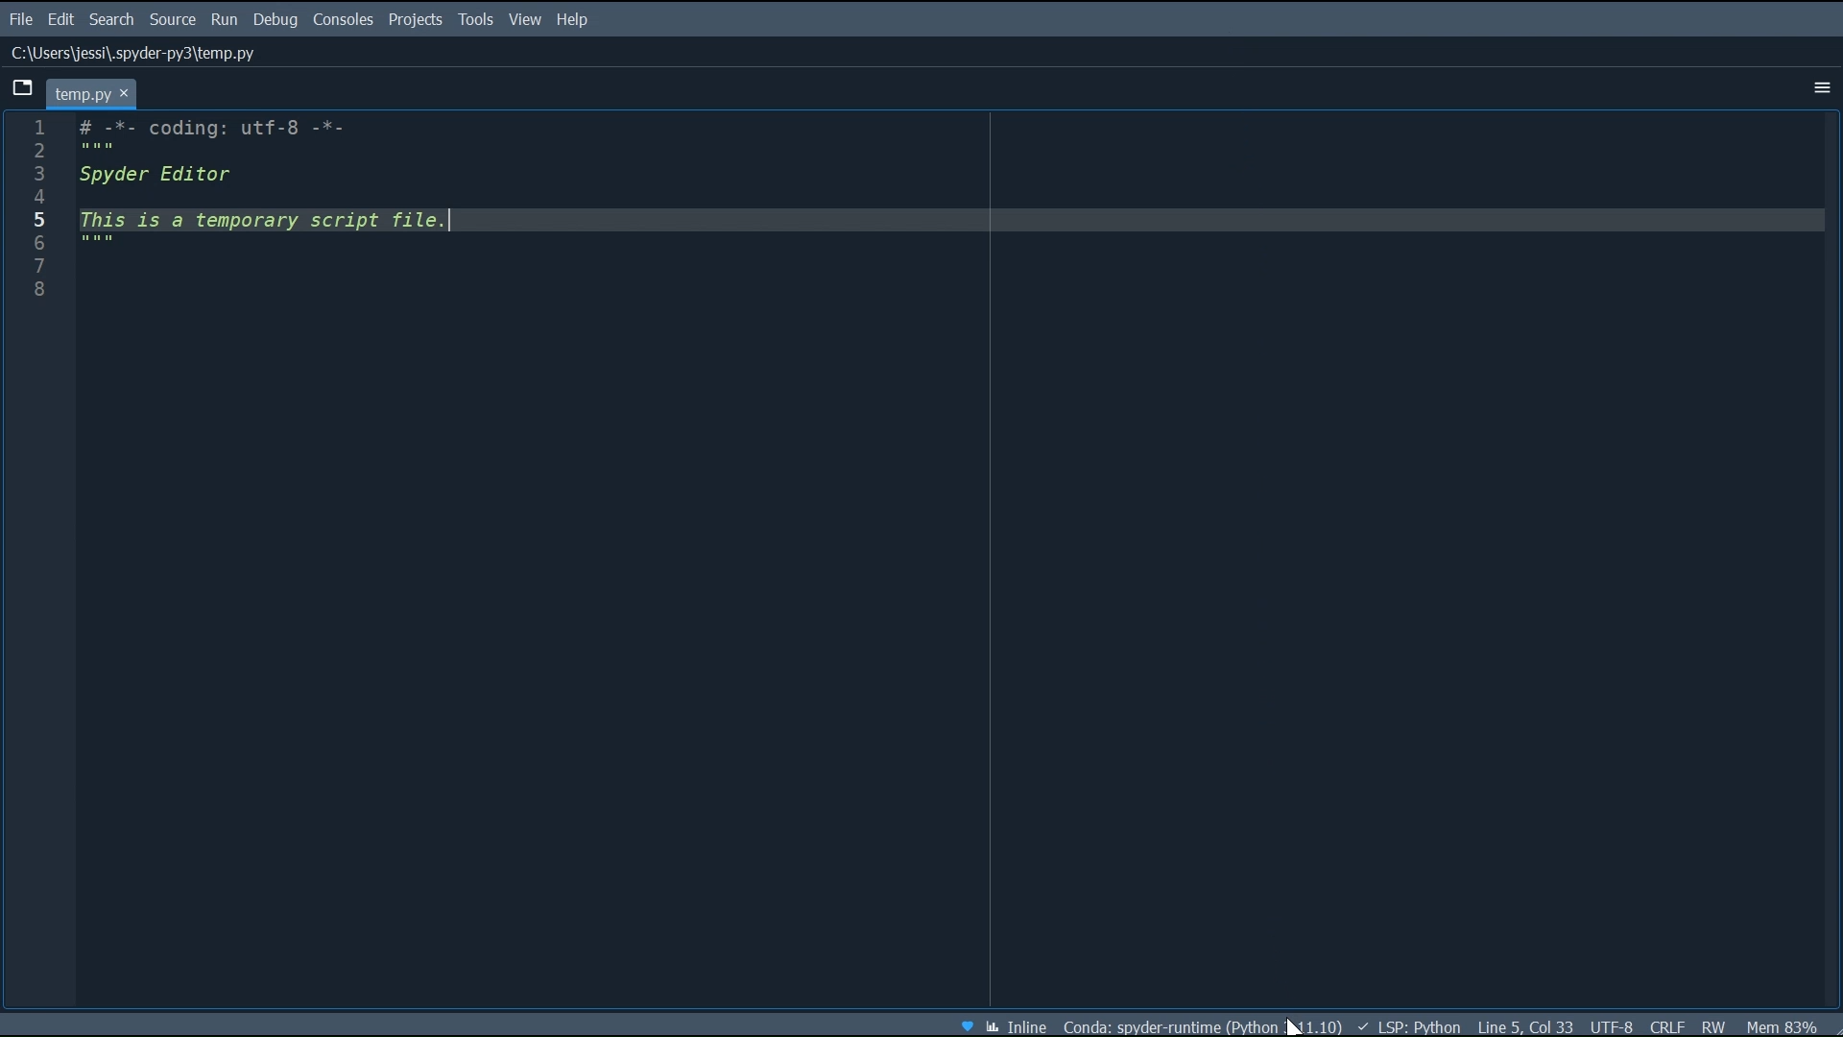 This screenshot has width=1843, height=1037. What do you see at coordinates (226, 20) in the screenshot?
I see `Run` at bounding box center [226, 20].